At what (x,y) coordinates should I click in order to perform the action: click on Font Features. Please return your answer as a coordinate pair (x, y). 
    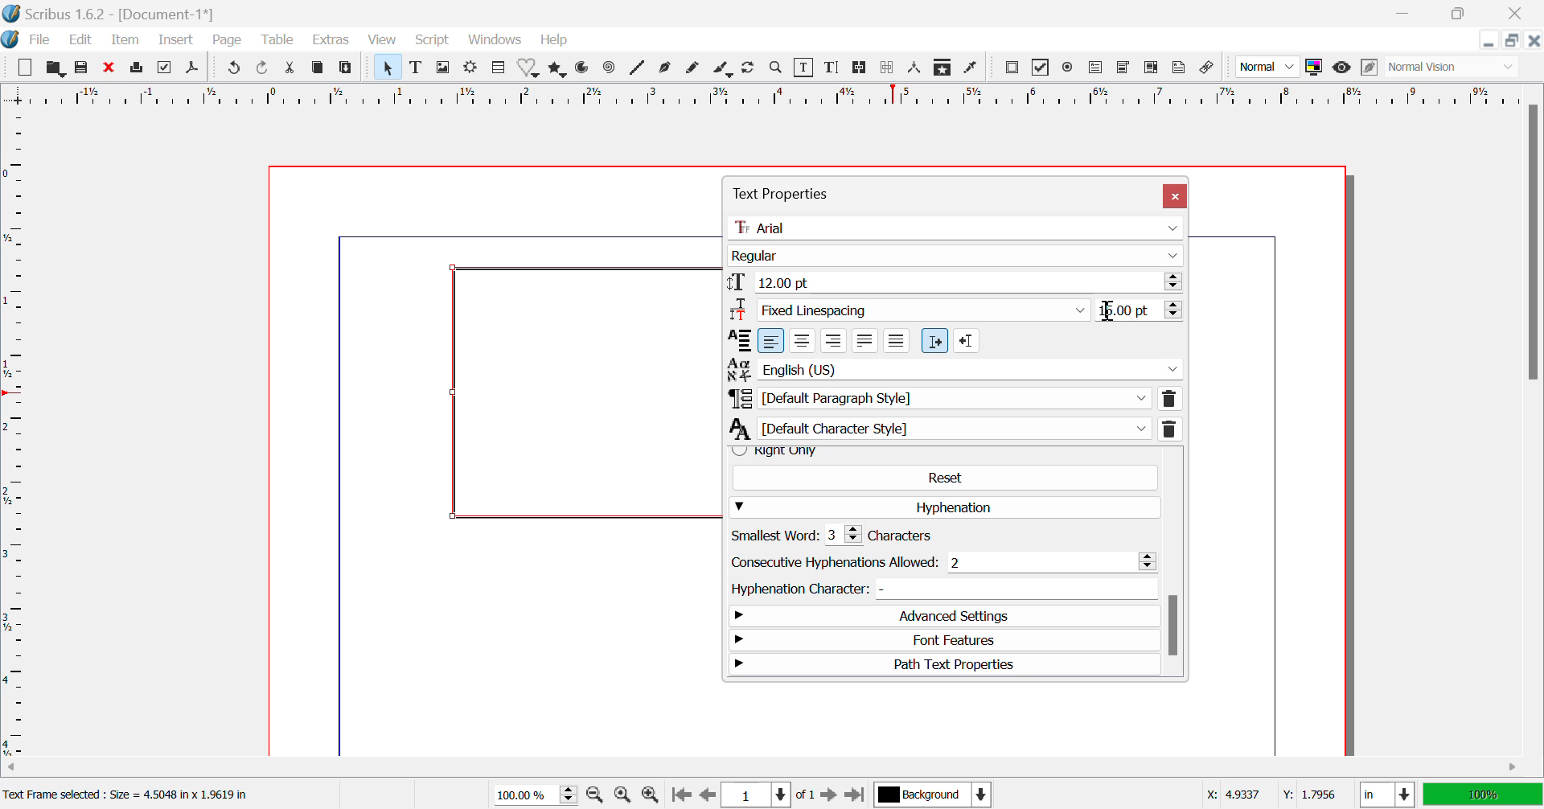
    Looking at the image, I should click on (945, 642).